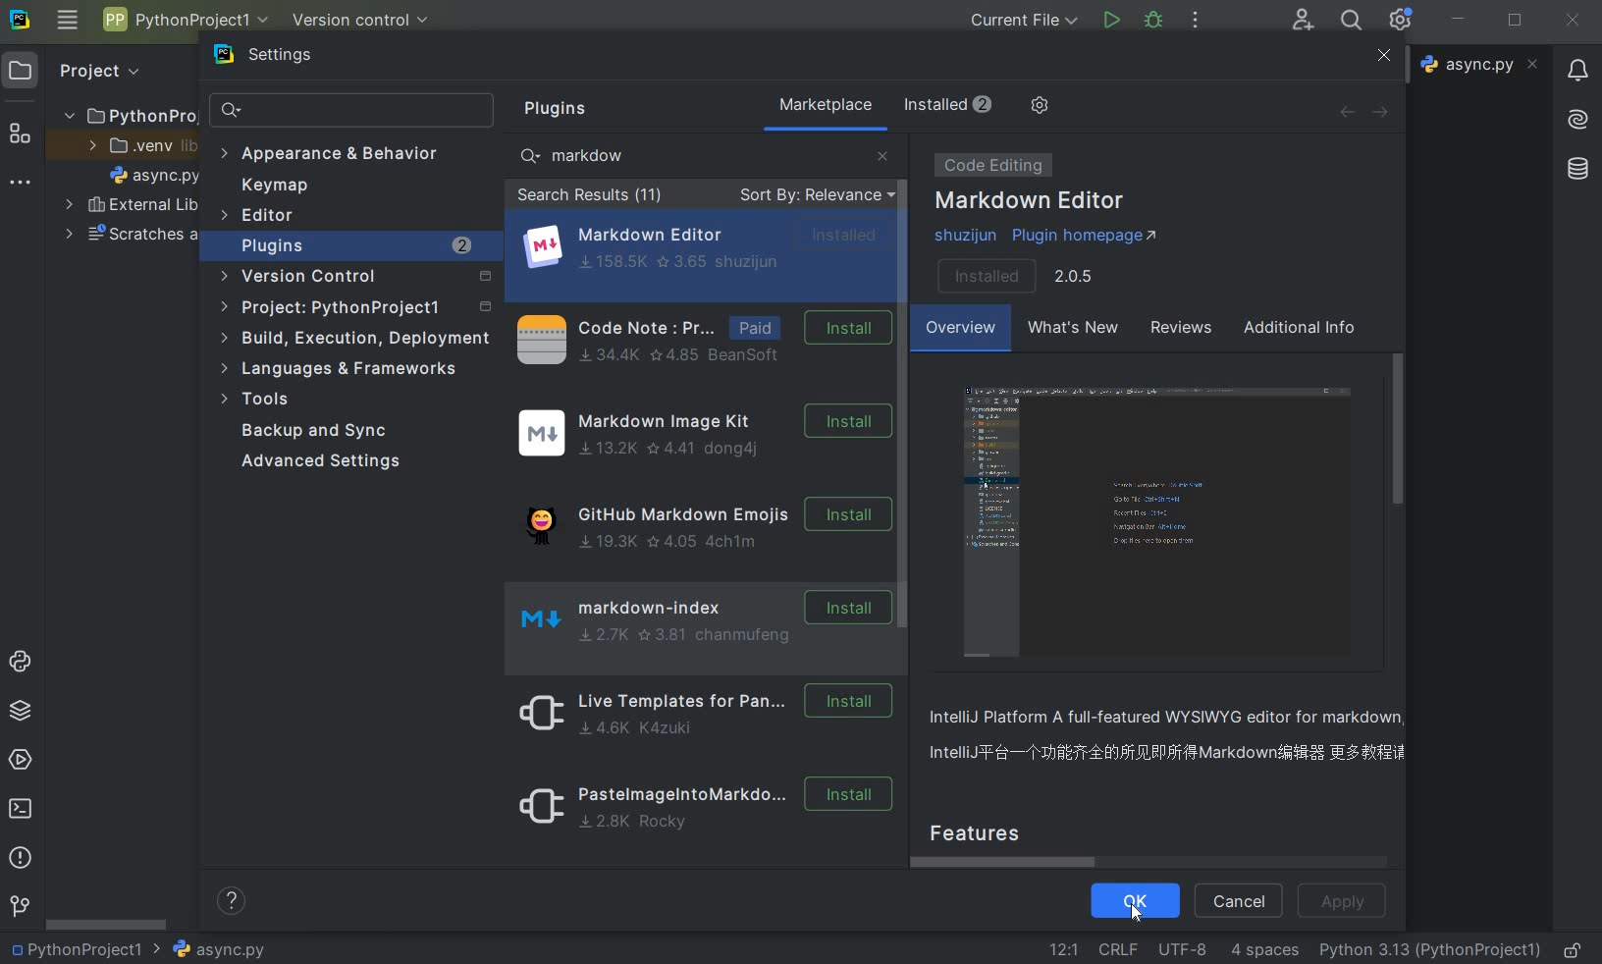 The width and height of the screenshot is (1602, 964). I want to click on appearance & behavior, so click(330, 155).